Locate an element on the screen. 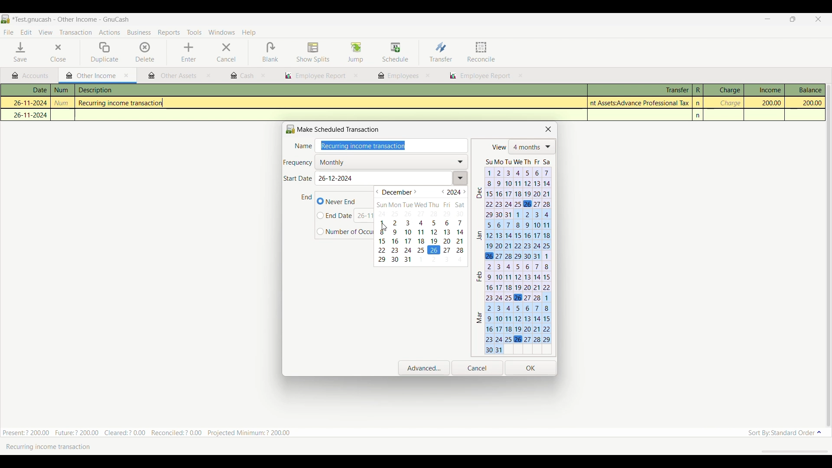 The image size is (832, 468). Software logo is located at coordinates (6, 19).